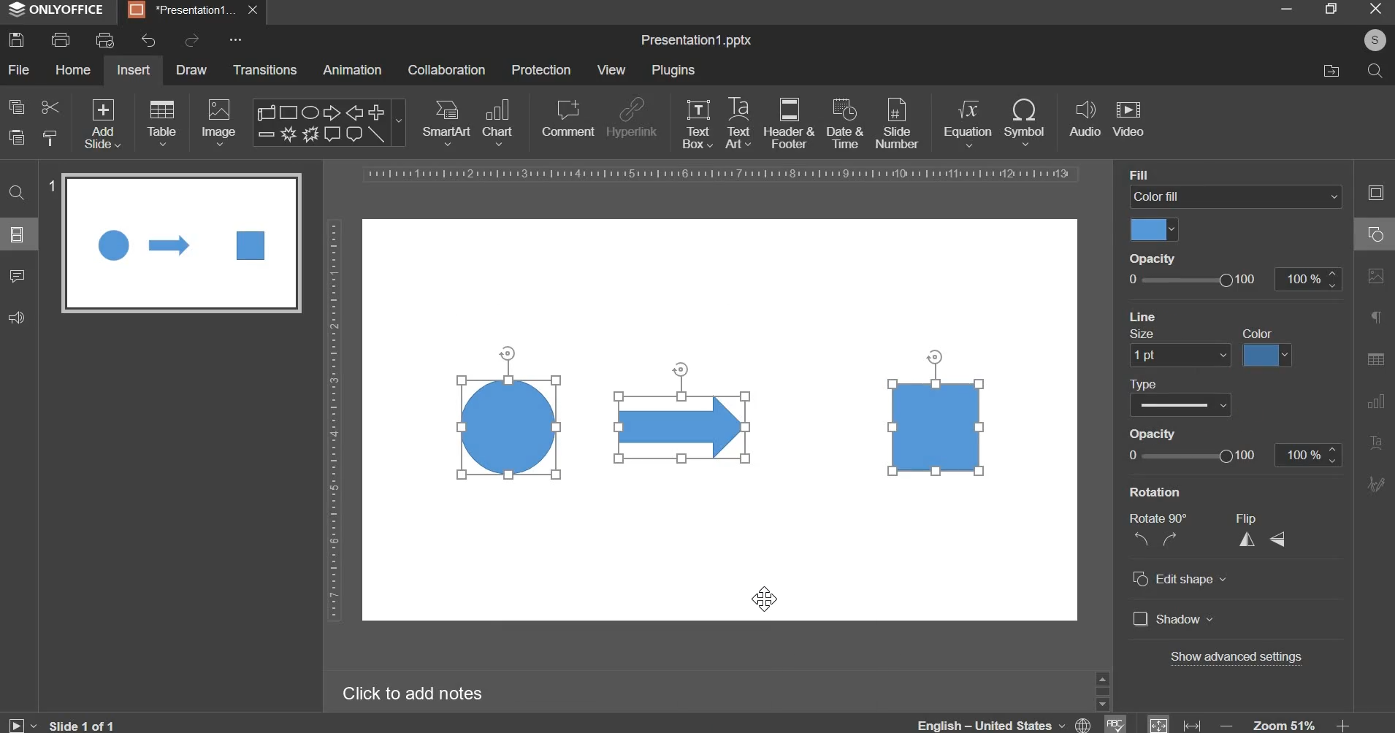 The width and height of the screenshot is (1395, 733). What do you see at coordinates (193, 69) in the screenshot?
I see `draw` at bounding box center [193, 69].